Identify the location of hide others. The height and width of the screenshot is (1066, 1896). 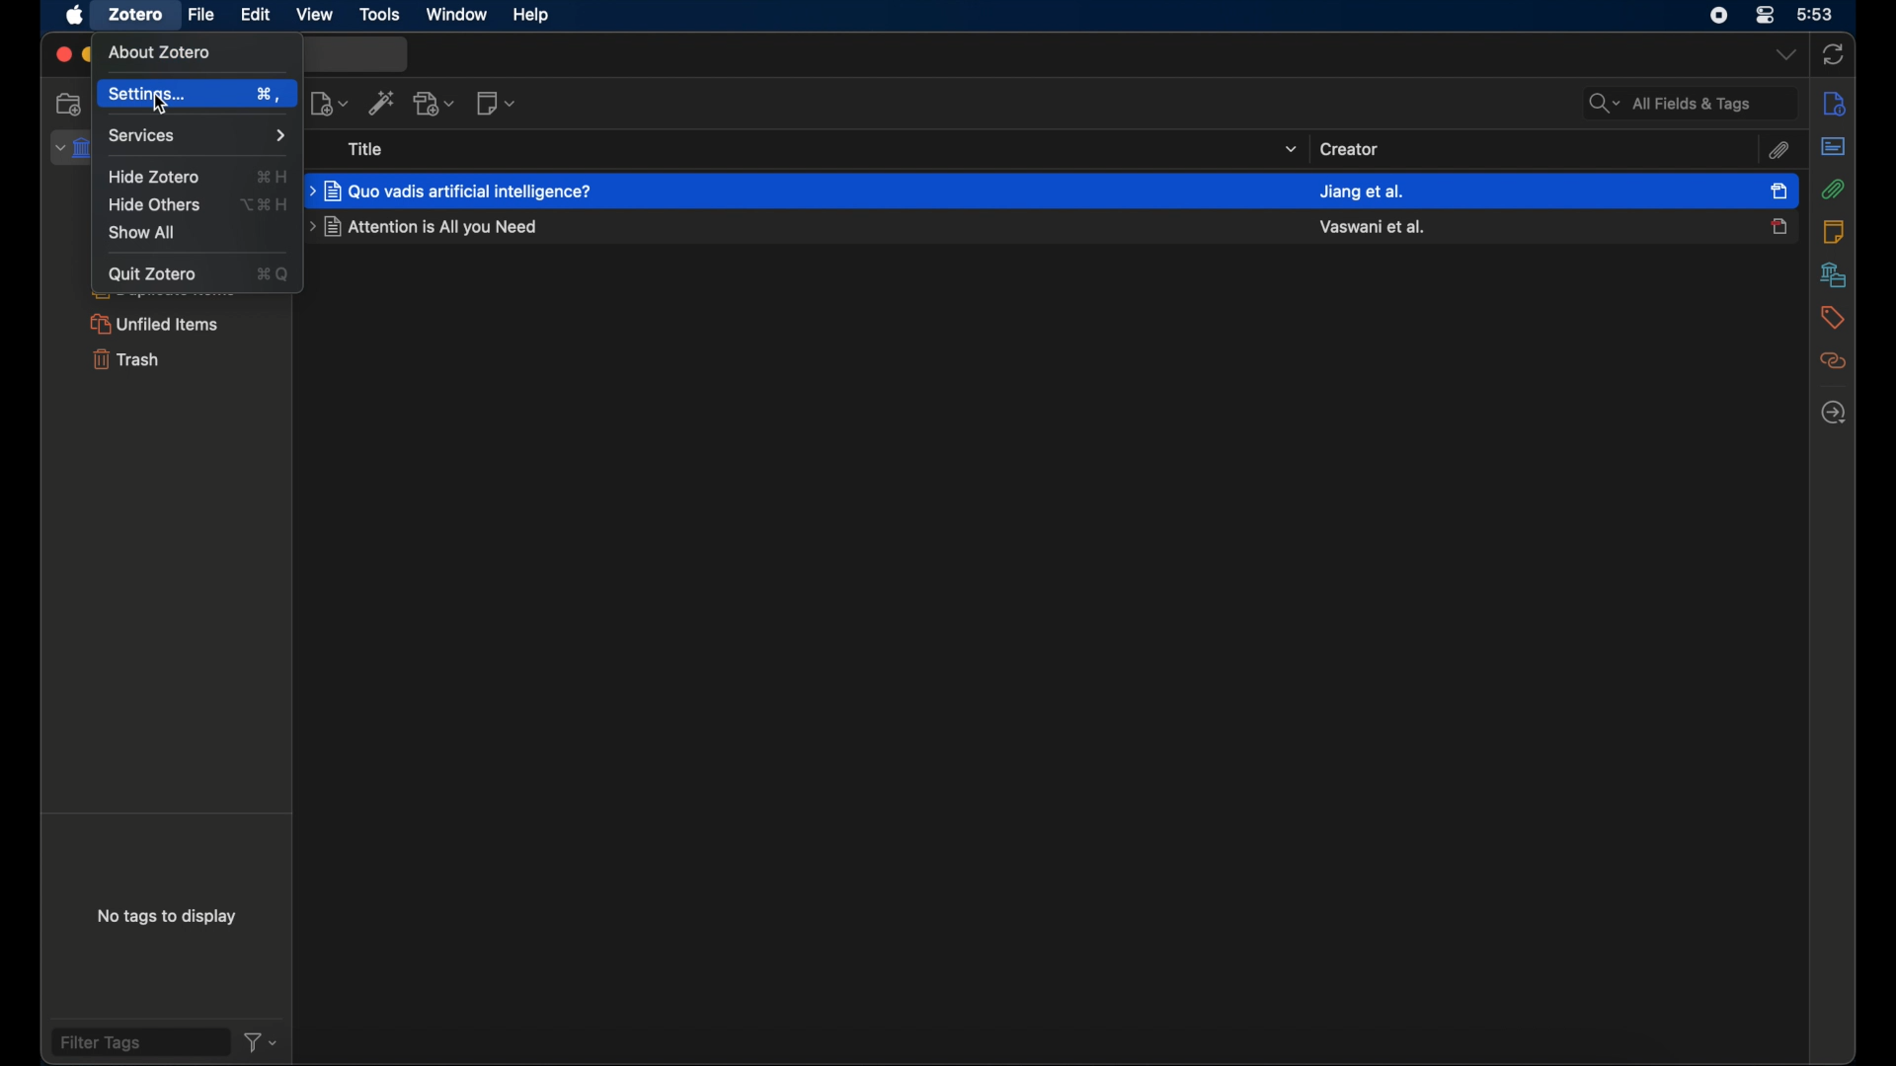
(153, 204).